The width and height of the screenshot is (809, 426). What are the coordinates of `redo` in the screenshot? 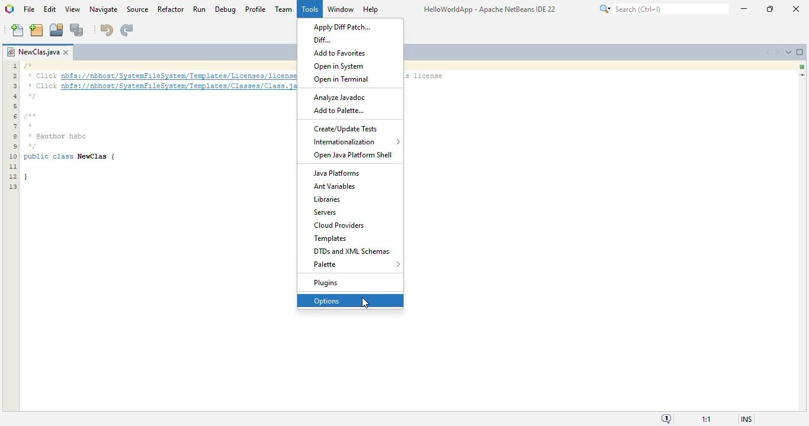 It's located at (127, 30).